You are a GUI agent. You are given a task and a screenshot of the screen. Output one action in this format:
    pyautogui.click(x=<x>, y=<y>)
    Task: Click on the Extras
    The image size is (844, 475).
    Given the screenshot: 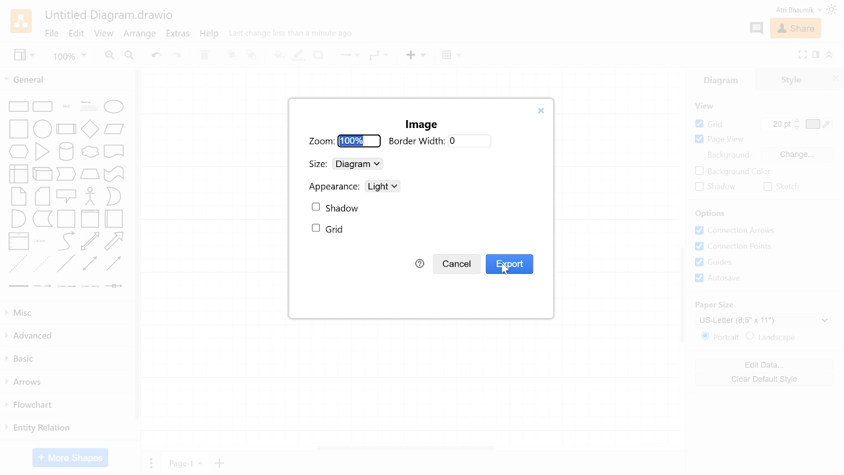 What is the action you would take?
    pyautogui.click(x=178, y=34)
    